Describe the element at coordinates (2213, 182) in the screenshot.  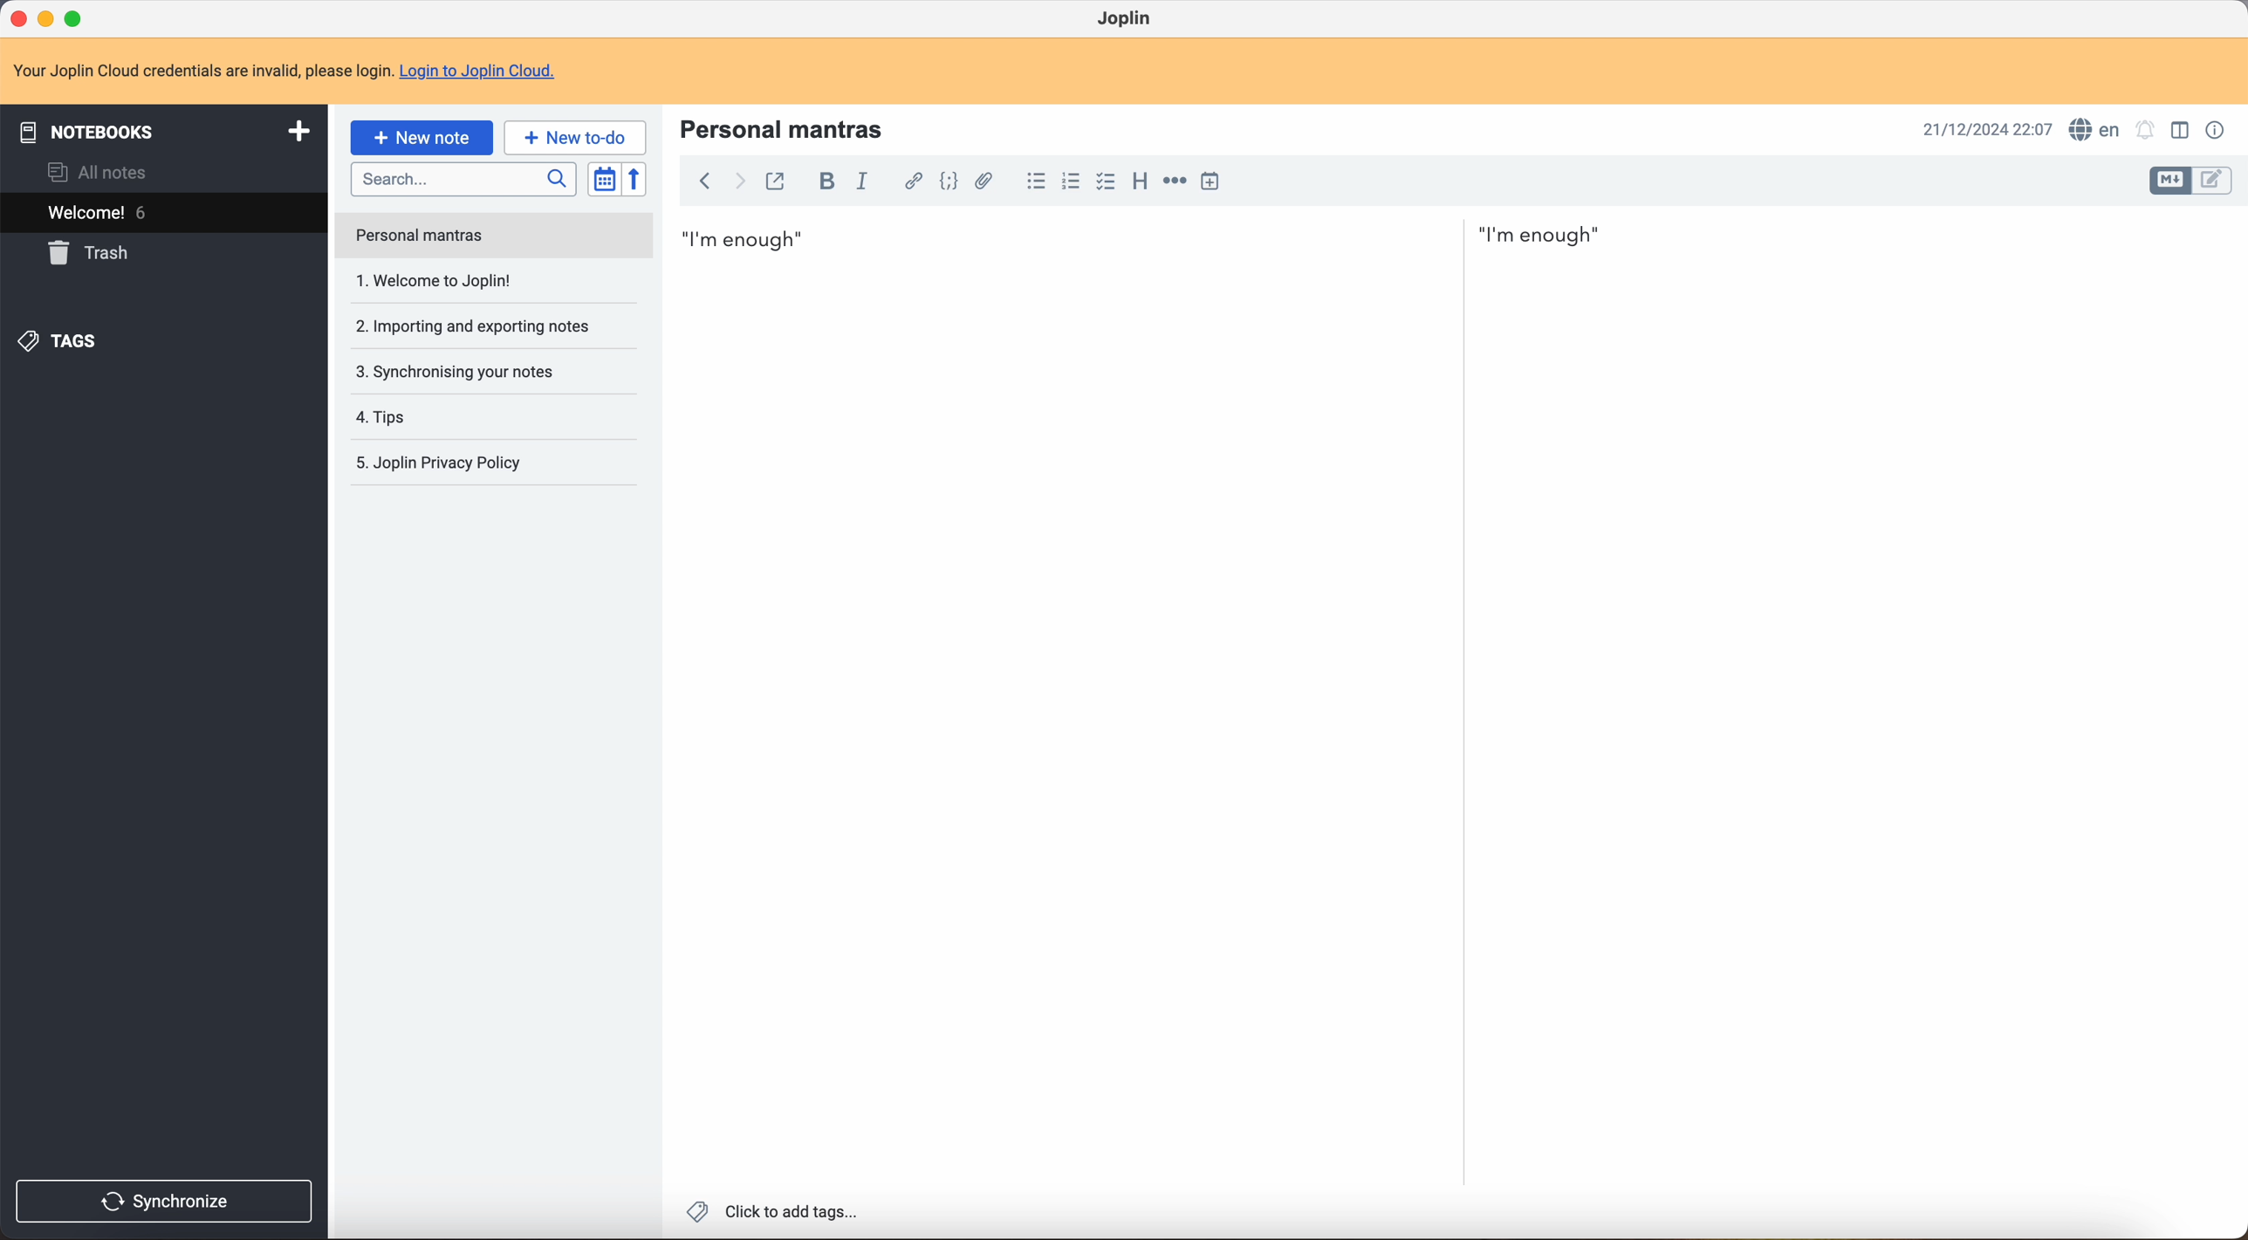
I see `toggle edit layout` at that location.